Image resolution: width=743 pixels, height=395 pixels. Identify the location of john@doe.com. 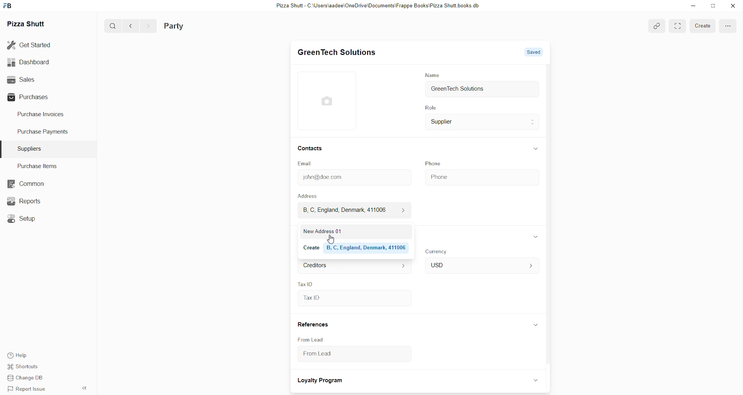
(353, 177).